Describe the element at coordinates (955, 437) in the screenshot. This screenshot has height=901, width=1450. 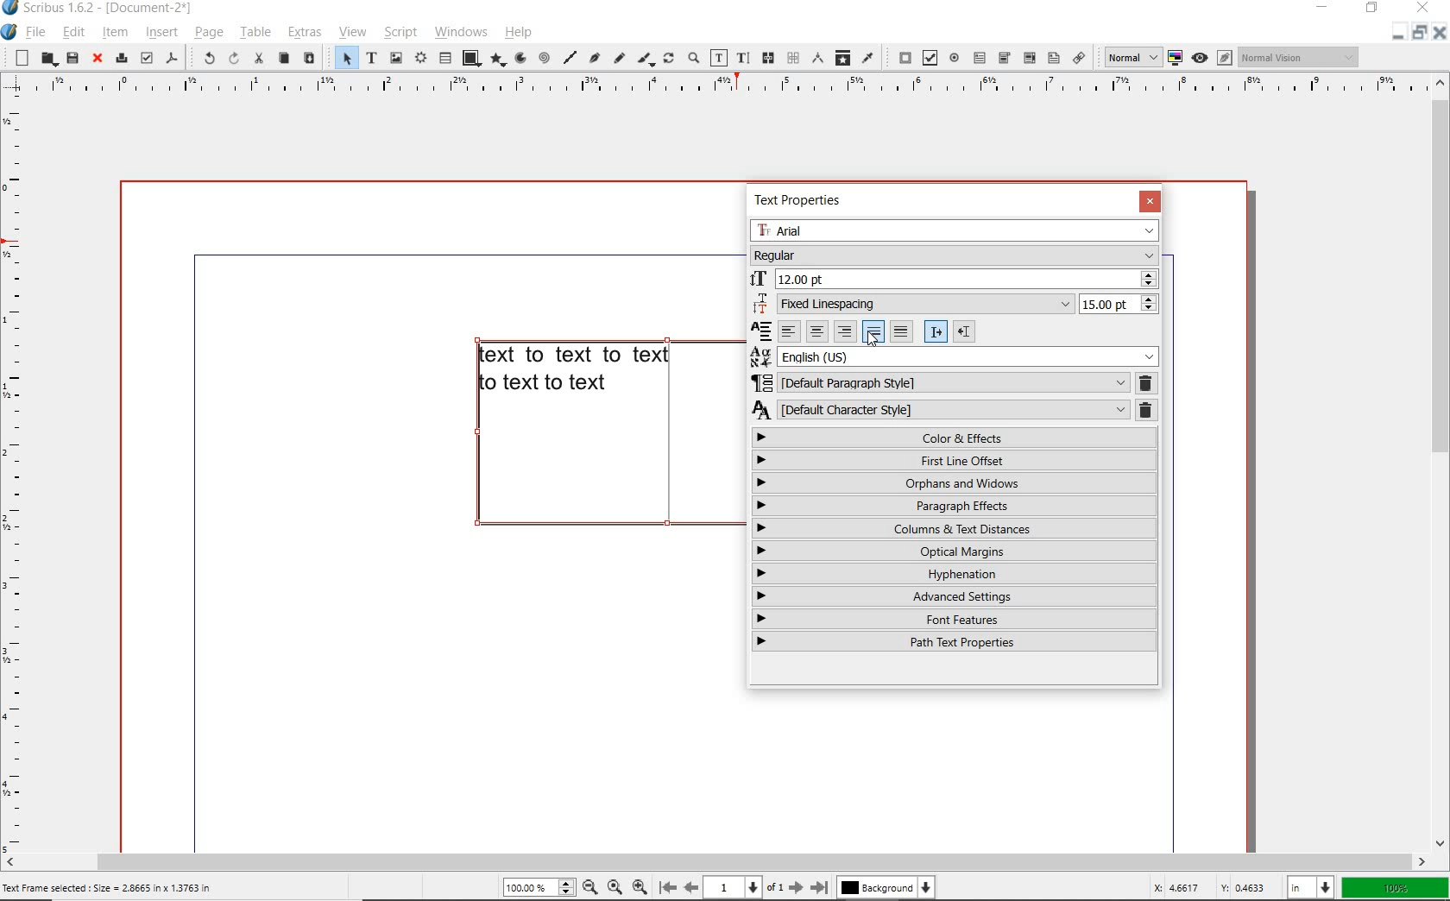
I see `COLOR & EFFECTS` at that location.